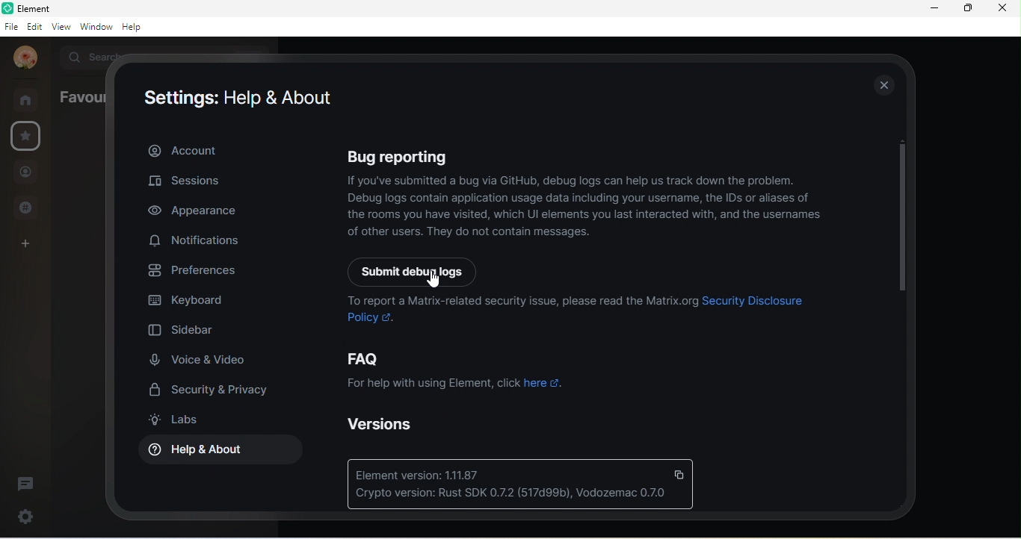 The width and height of the screenshot is (1021, 539). What do you see at coordinates (585, 216) in the screenshot?
I see `the rooms you have visited, which UI elements you last interacted with, and the usernames` at bounding box center [585, 216].